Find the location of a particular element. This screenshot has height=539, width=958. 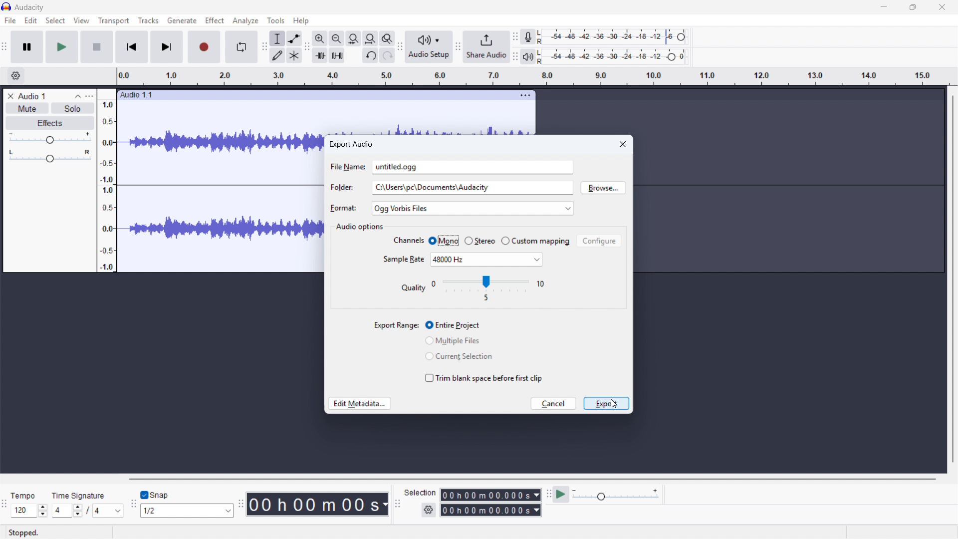

Audacity time toolbar  is located at coordinates (241, 504).